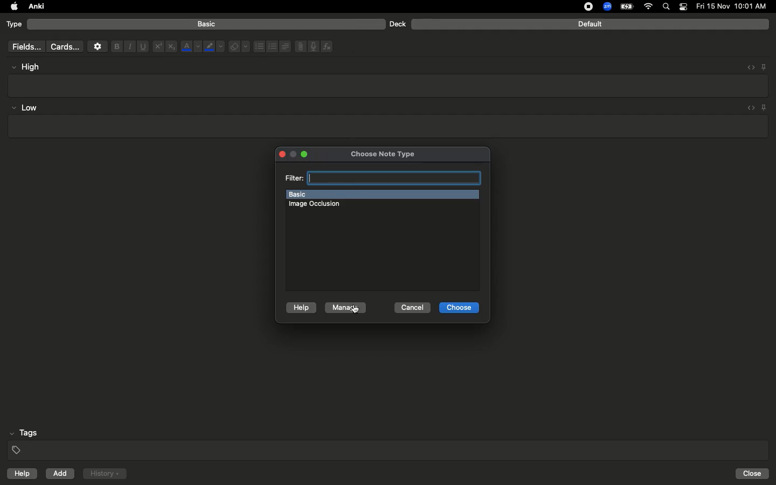 This screenshot has height=485, width=776. Describe the element at coordinates (754, 474) in the screenshot. I see `Close` at that location.